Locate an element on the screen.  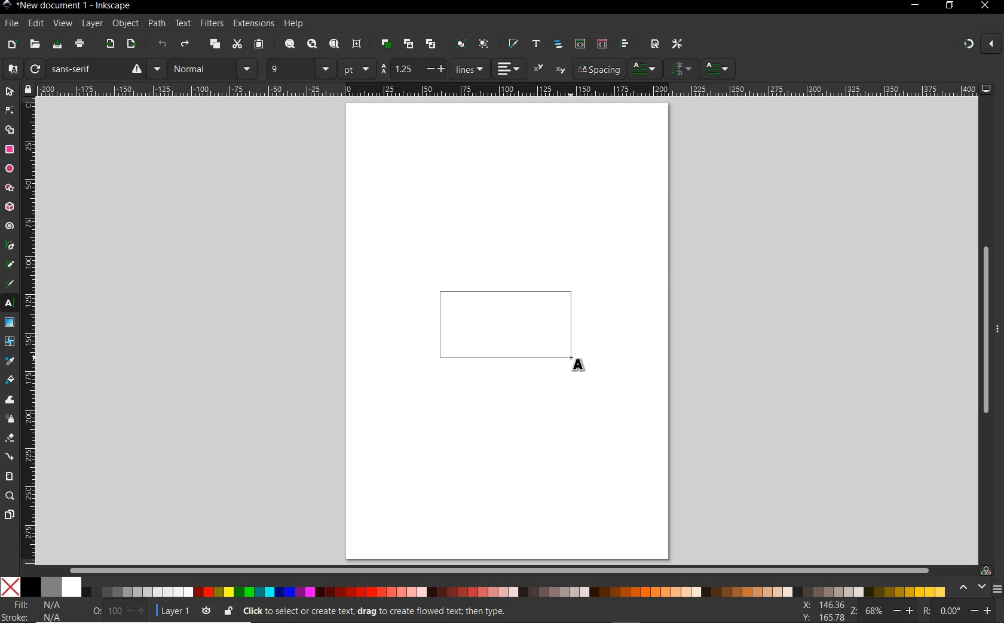
100 is located at coordinates (114, 611).